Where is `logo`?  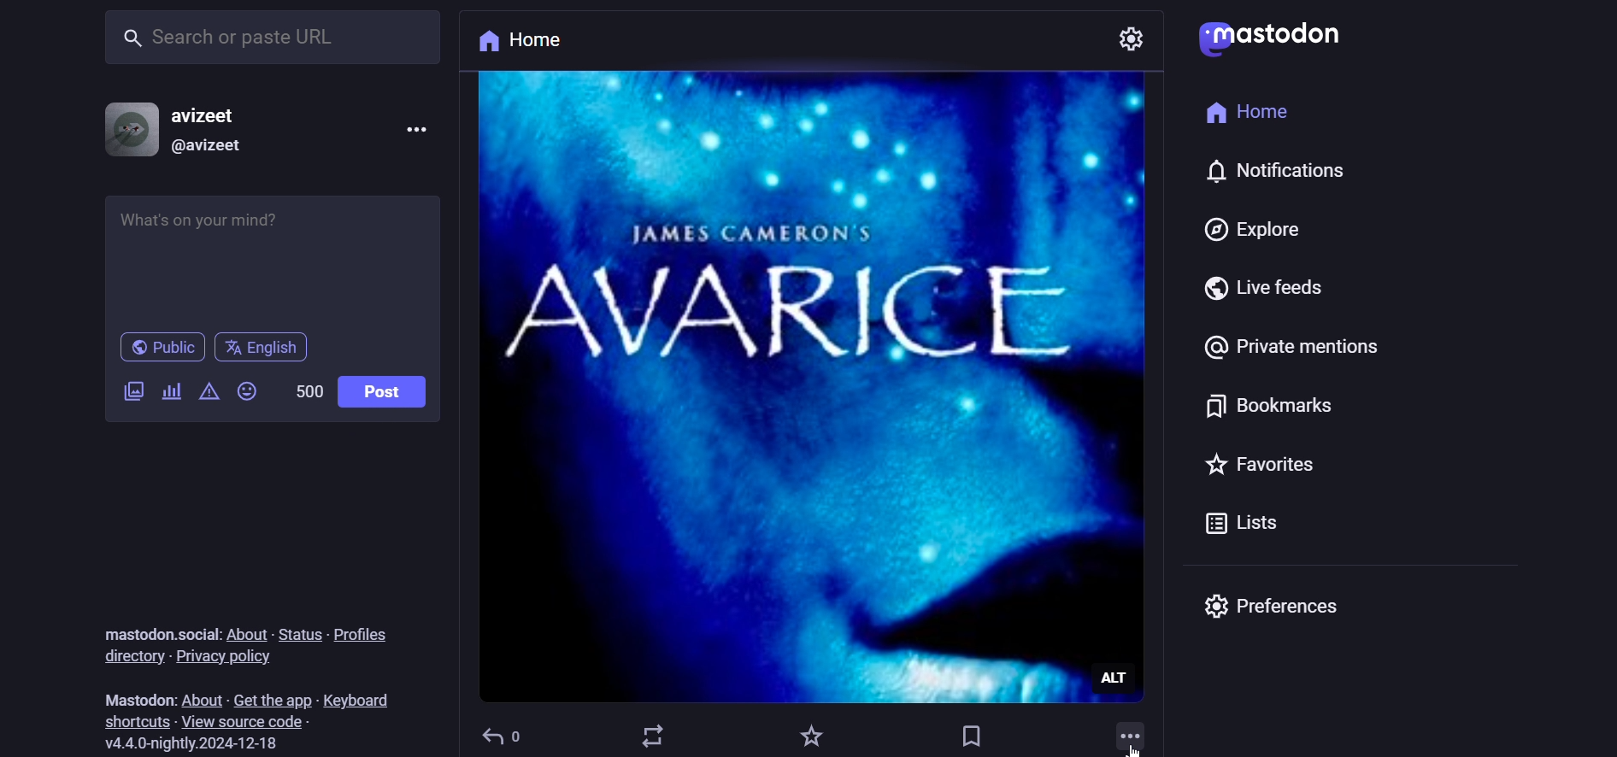
logo is located at coordinates (1273, 38).